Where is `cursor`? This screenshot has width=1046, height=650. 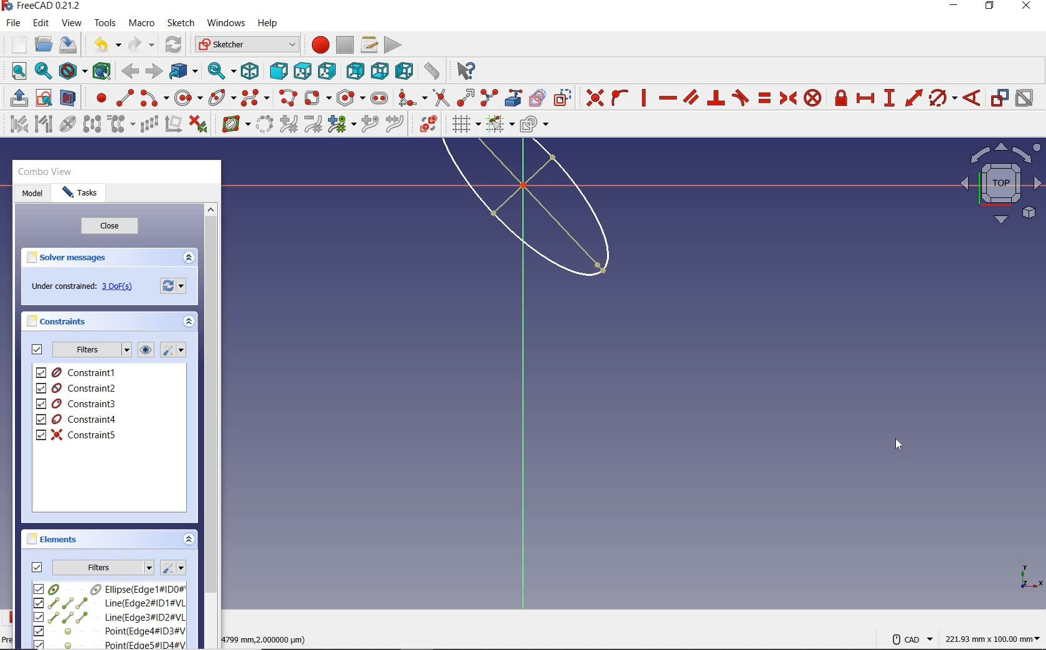 cursor is located at coordinates (898, 444).